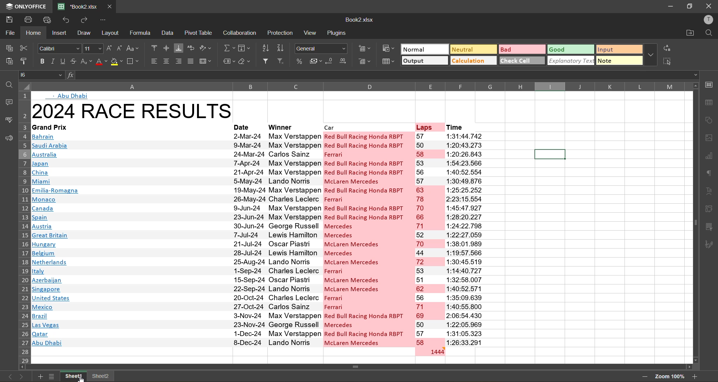  I want to click on formula, so click(140, 33).